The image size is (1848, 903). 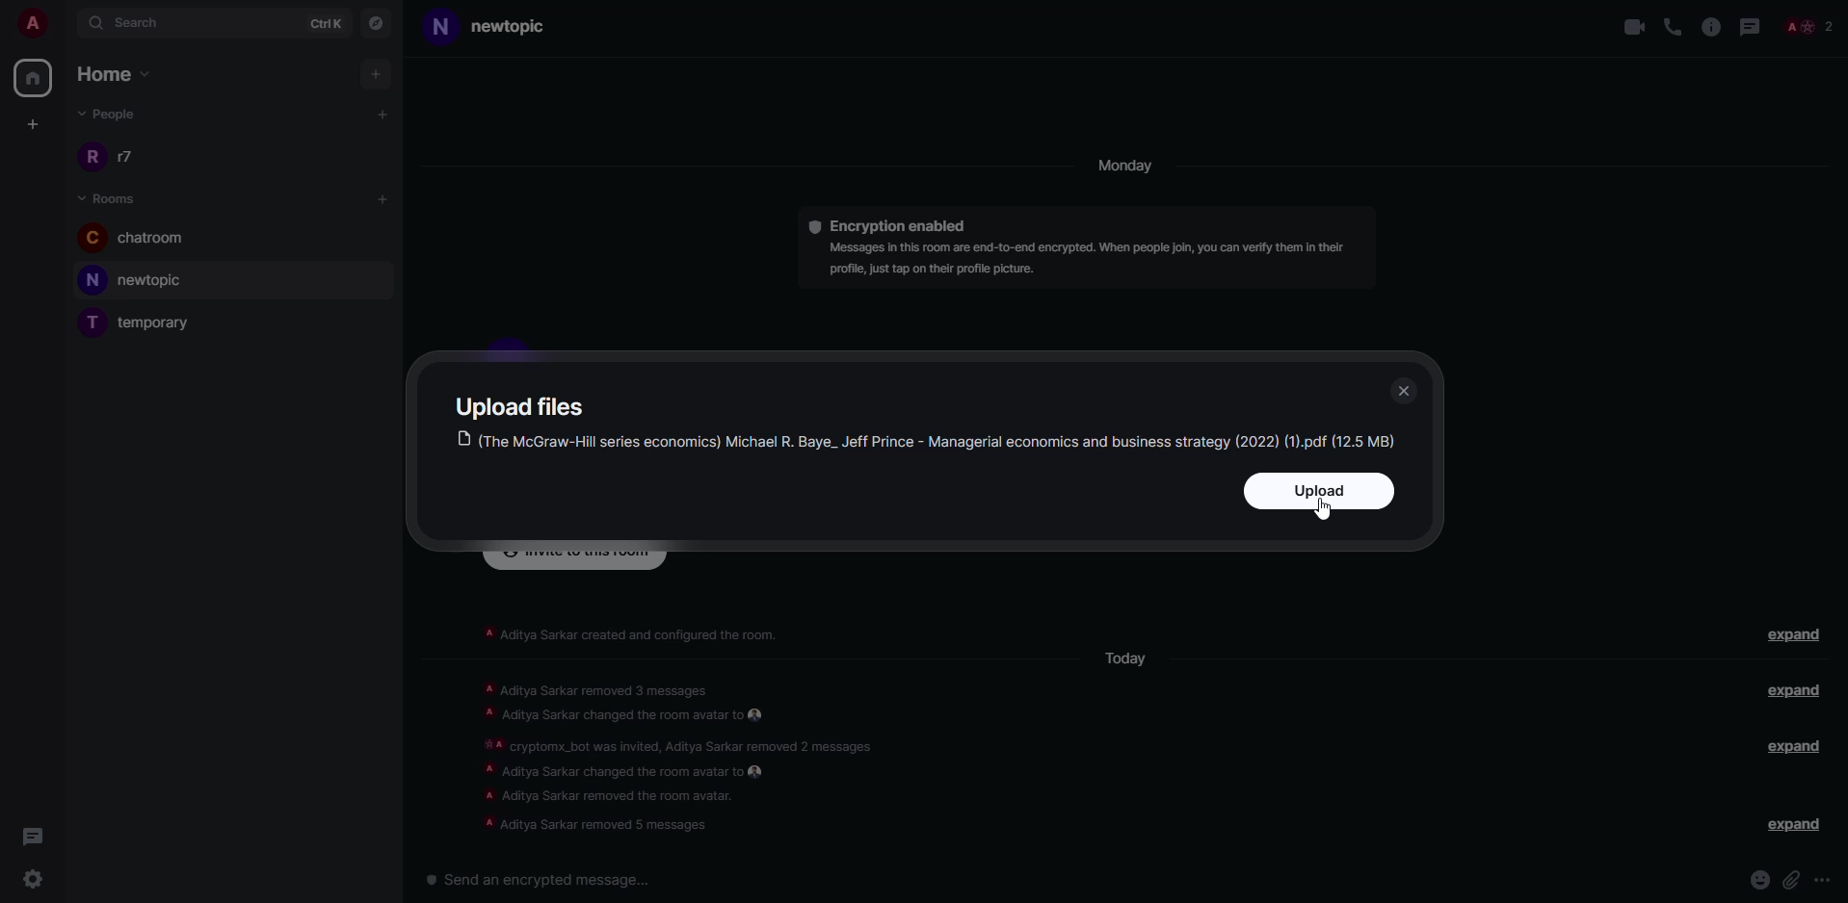 I want to click on add, so click(x=383, y=111).